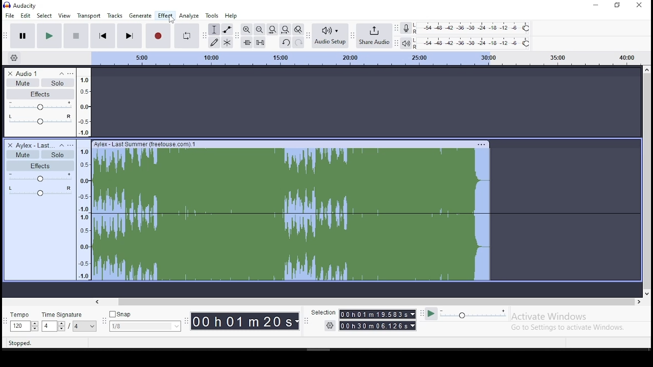 The image size is (653, 367). Describe the element at coordinates (375, 35) in the screenshot. I see `share audio` at that location.